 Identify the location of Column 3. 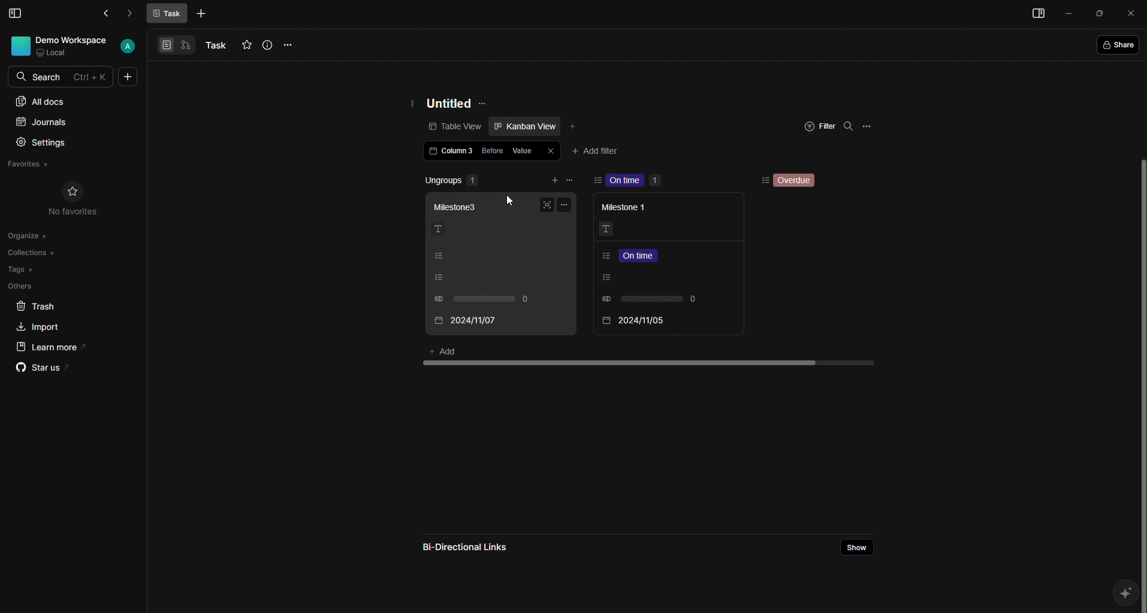
(449, 152).